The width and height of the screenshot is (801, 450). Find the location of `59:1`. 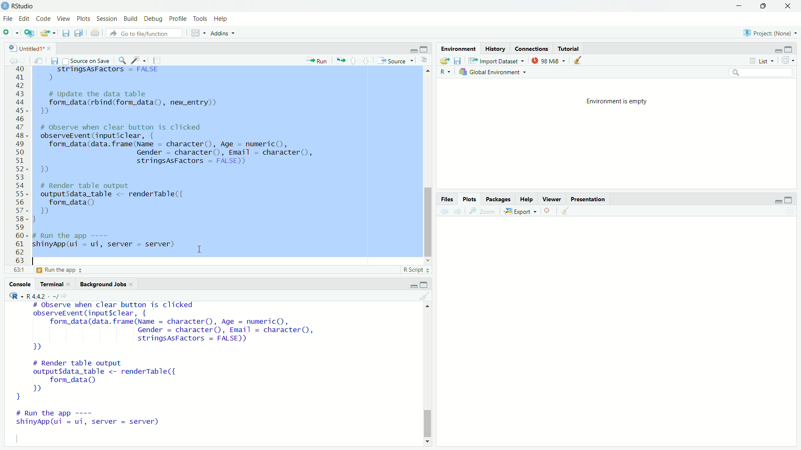

59:1 is located at coordinates (18, 271).